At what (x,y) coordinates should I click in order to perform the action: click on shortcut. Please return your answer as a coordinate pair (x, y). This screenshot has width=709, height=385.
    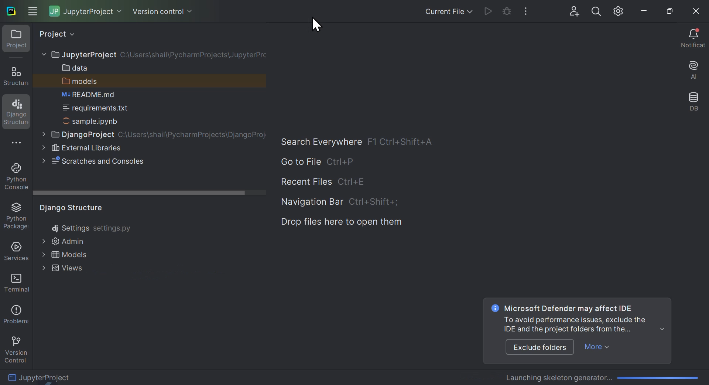
    Looking at the image, I should click on (376, 203).